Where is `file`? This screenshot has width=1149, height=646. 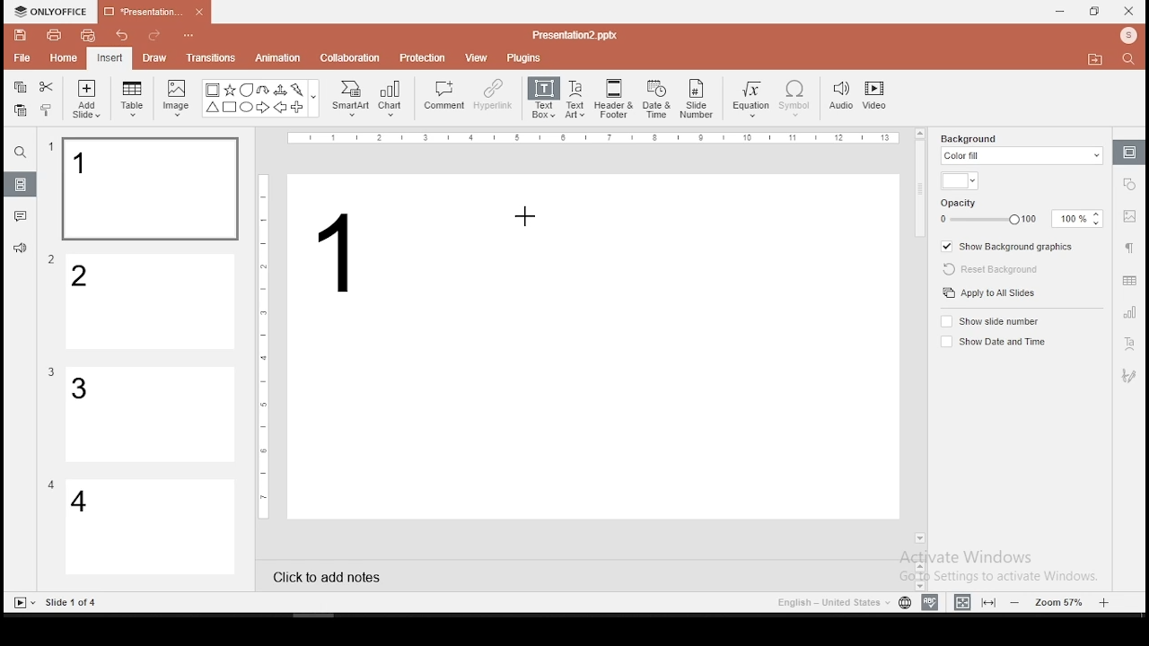 file is located at coordinates (22, 59).